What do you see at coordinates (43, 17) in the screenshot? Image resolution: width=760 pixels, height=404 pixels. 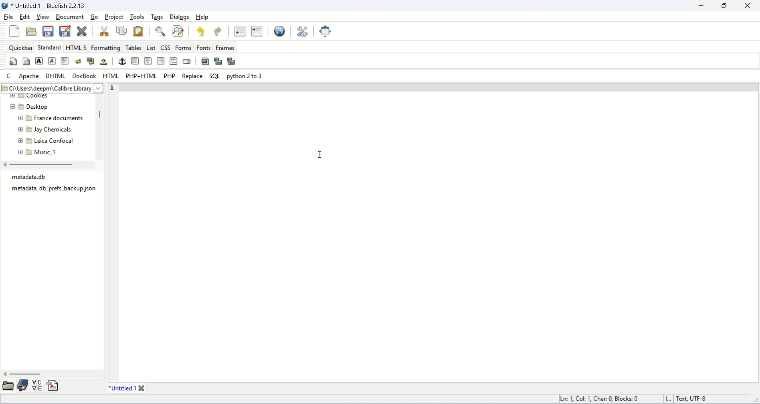 I see `view` at bounding box center [43, 17].